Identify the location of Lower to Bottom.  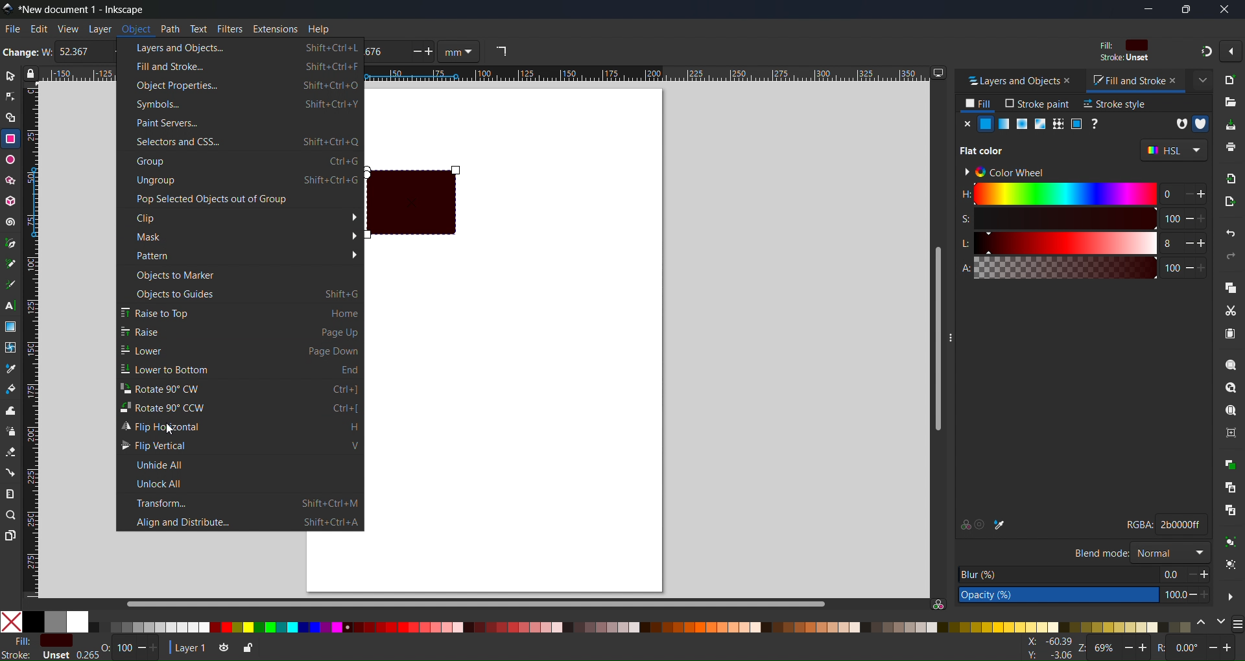
(240, 369).